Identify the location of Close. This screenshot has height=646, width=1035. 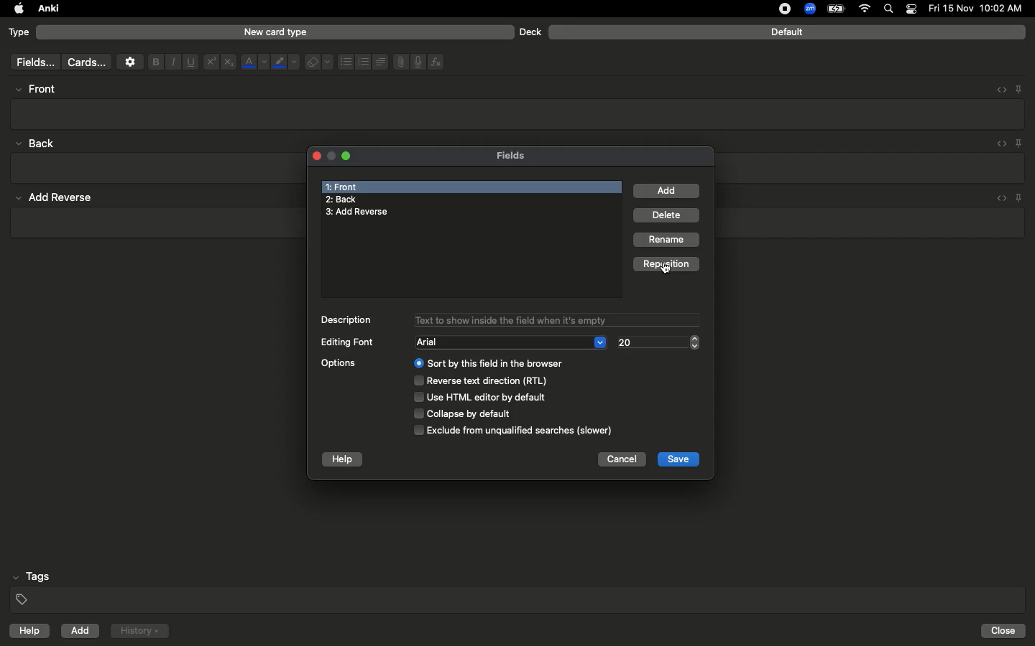
(1006, 631).